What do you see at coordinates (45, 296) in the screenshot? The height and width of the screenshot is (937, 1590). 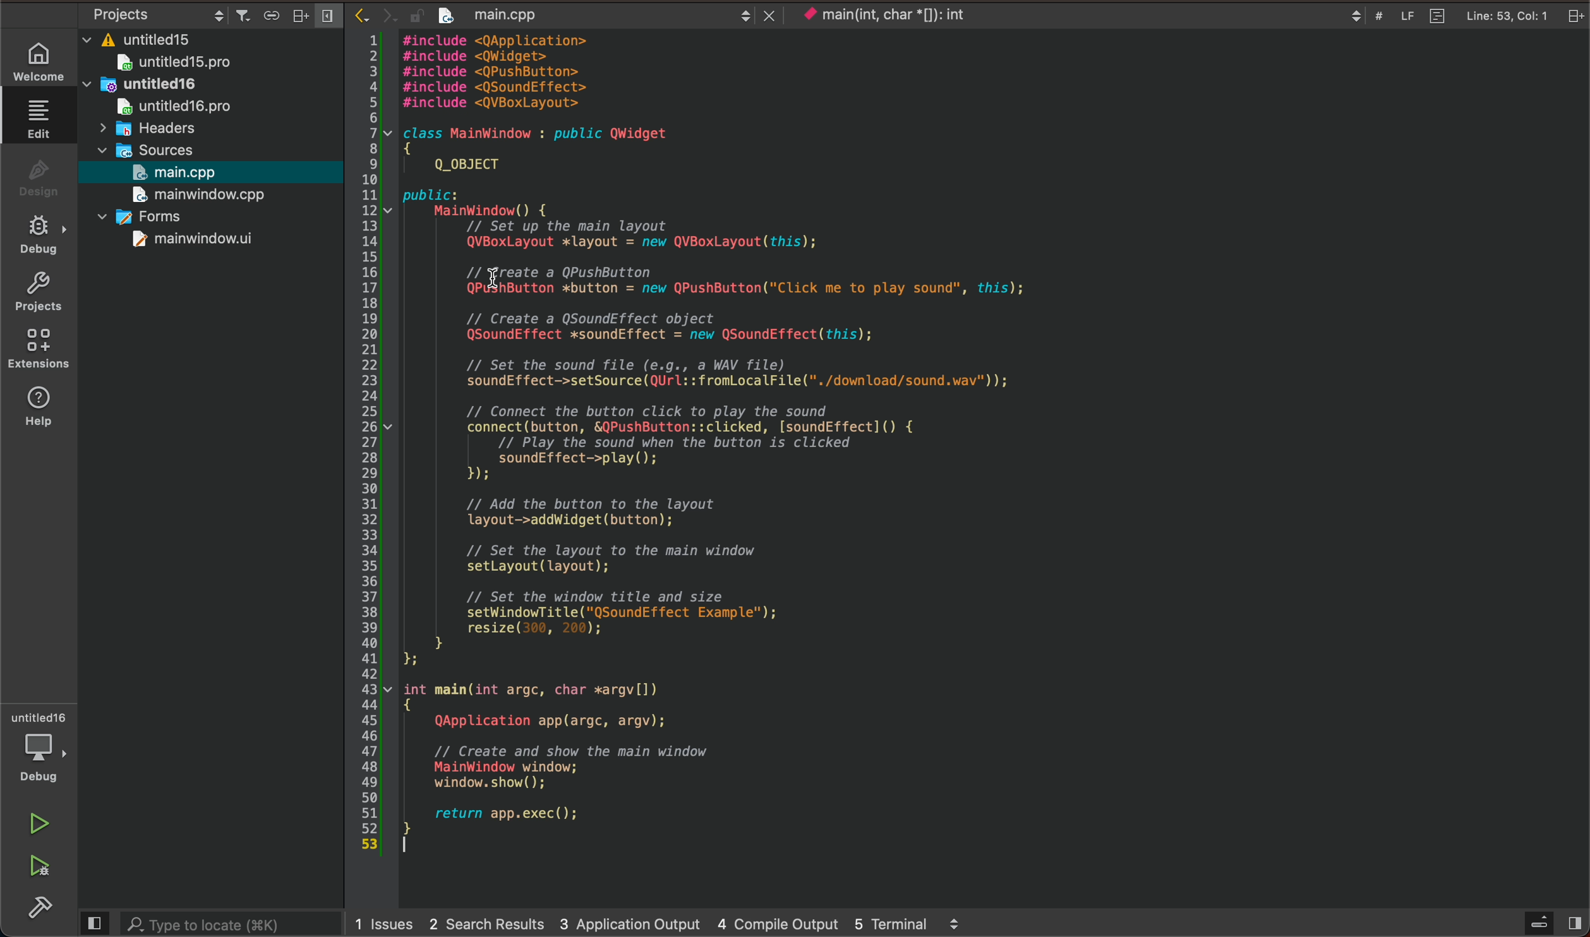 I see `projects` at bounding box center [45, 296].